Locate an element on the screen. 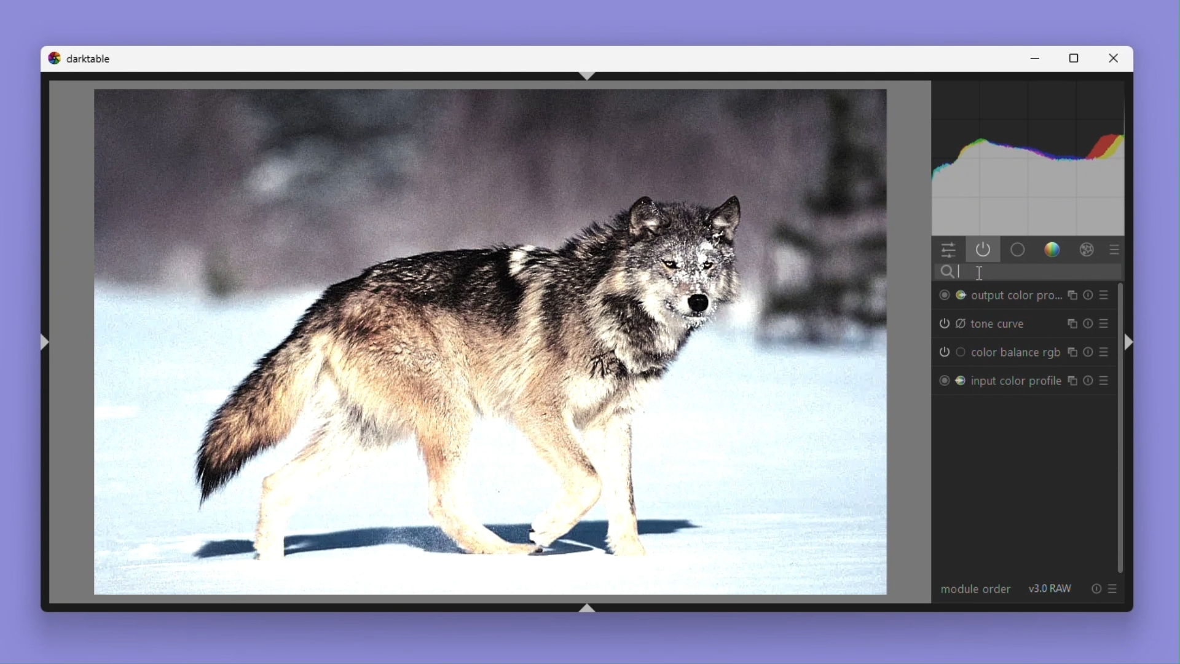 This screenshot has height=664, width=1180. Base is located at coordinates (1018, 250).